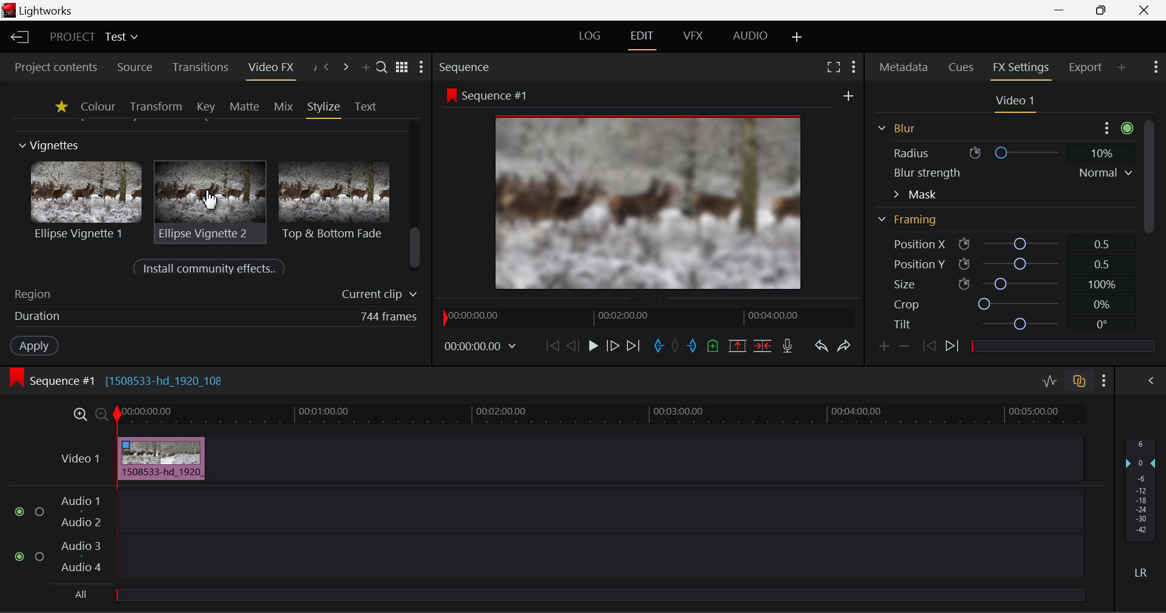 This screenshot has width=1166, height=613. I want to click on Video 1 Settings, so click(1015, 102).